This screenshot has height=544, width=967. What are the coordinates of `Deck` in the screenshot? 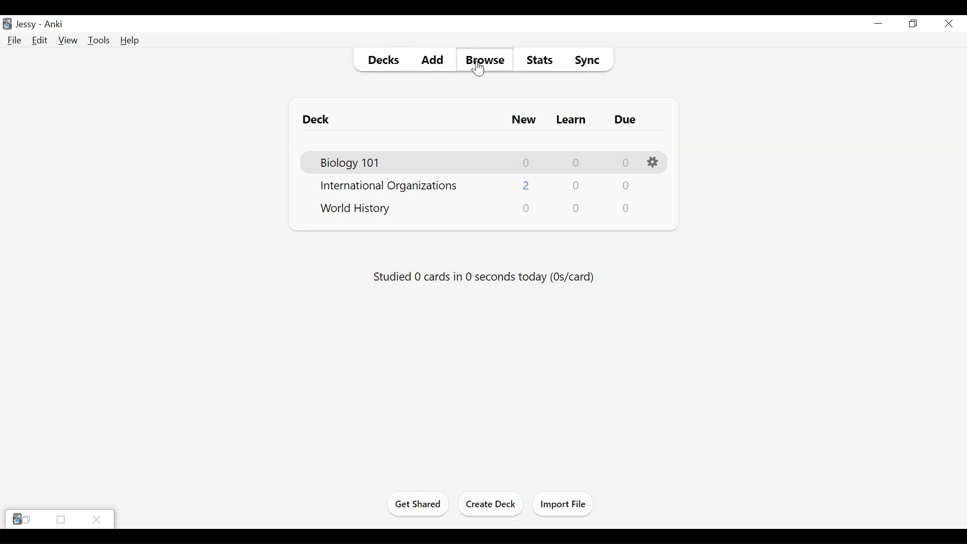 It's located at (316, 120).